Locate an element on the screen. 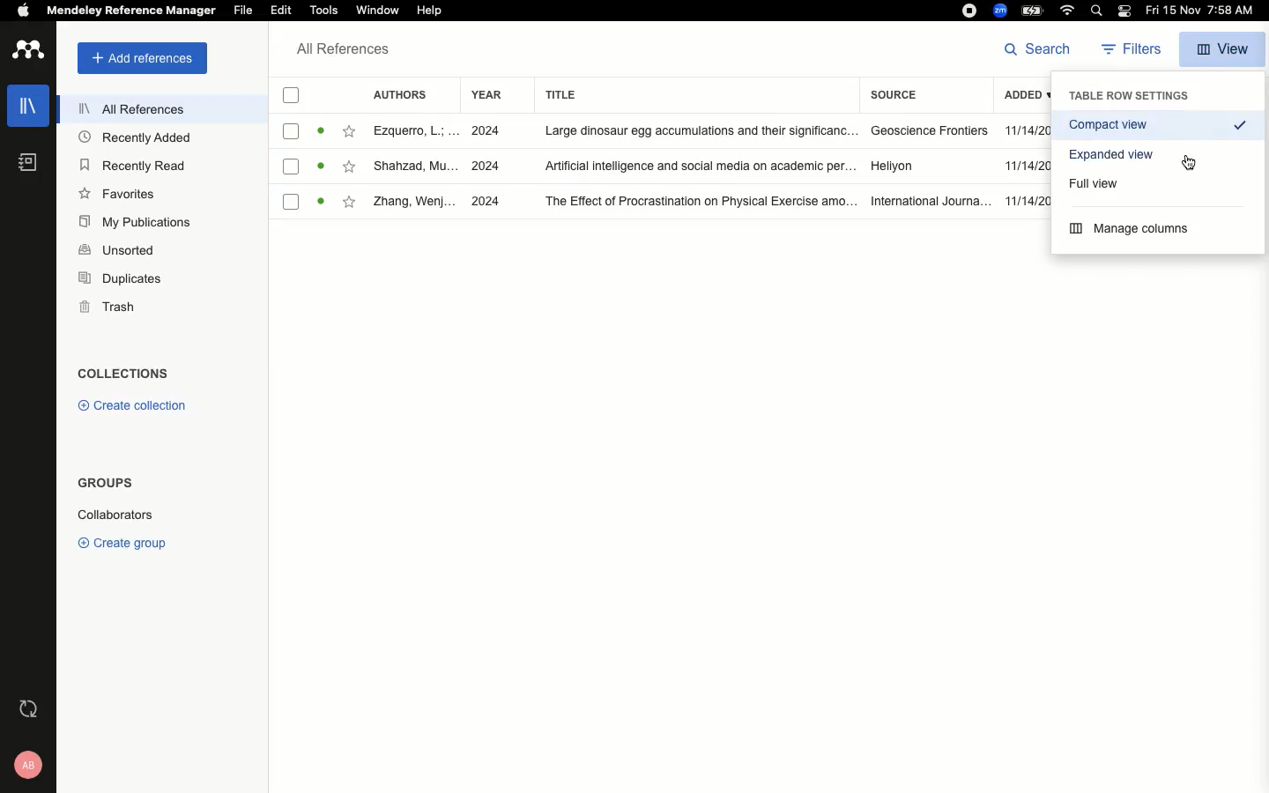  Checkbox is located at coordinates (286, 94).